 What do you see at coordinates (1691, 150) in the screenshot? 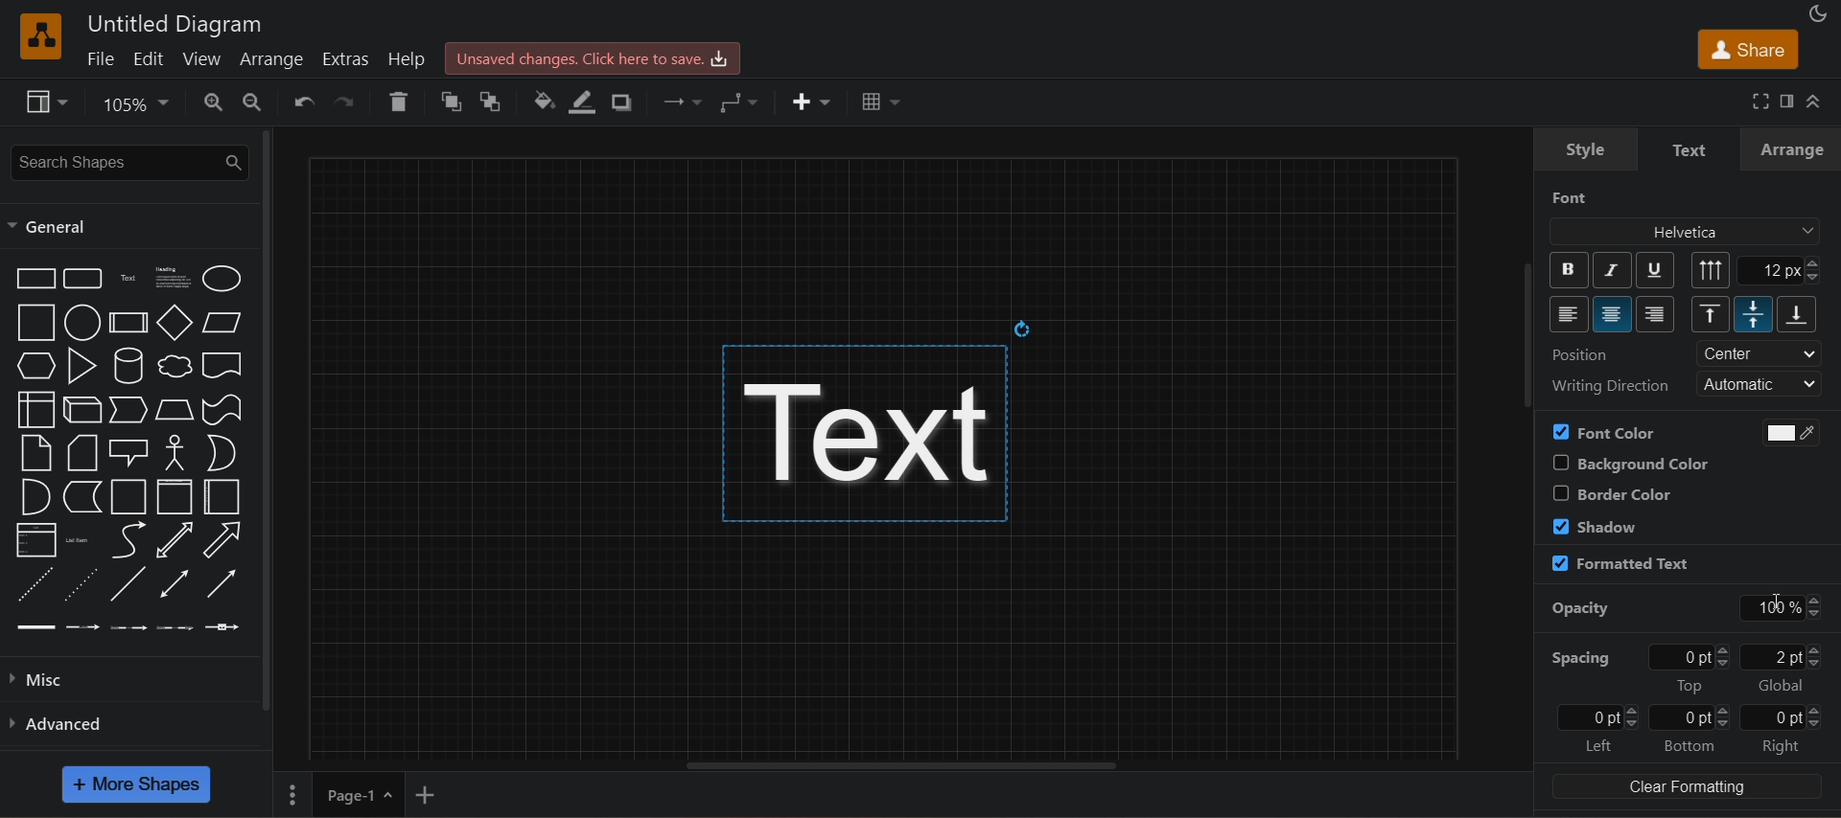
I see `text` at bounding box center [1691, 150].